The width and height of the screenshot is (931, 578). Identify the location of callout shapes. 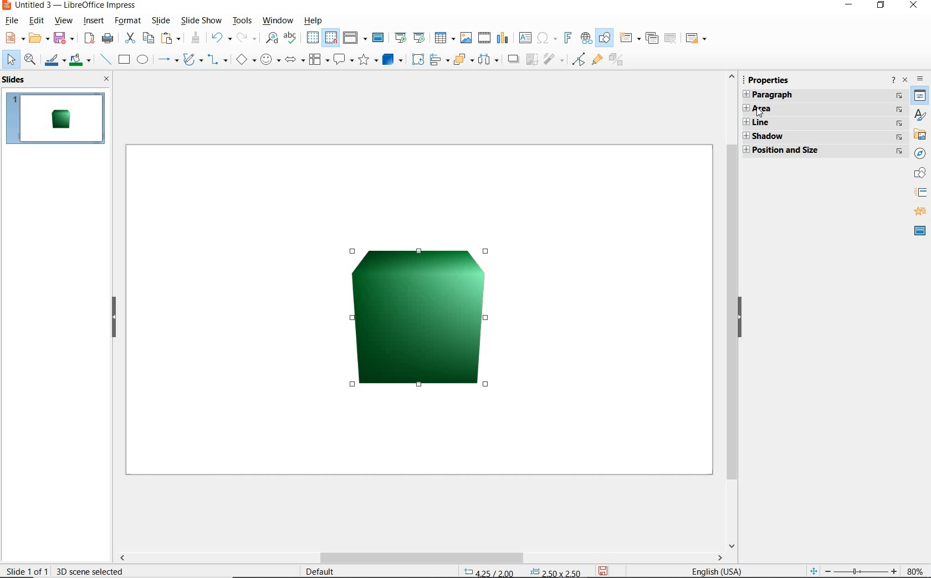
(344, 60).